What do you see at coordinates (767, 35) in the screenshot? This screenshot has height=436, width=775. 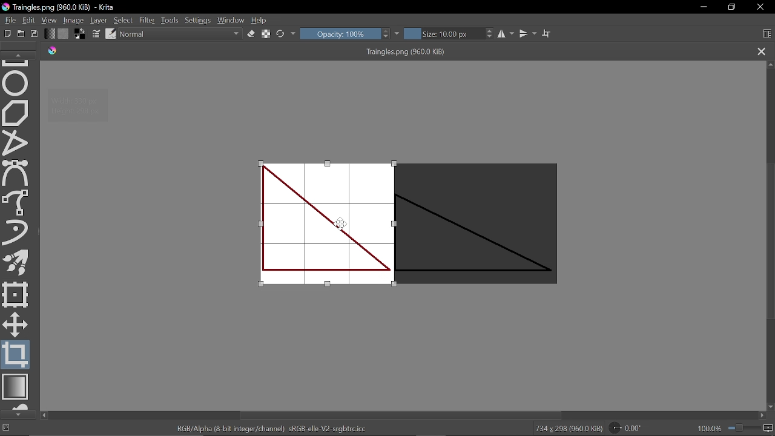 I see `Choose workspace` at bounding box center [767, 35].